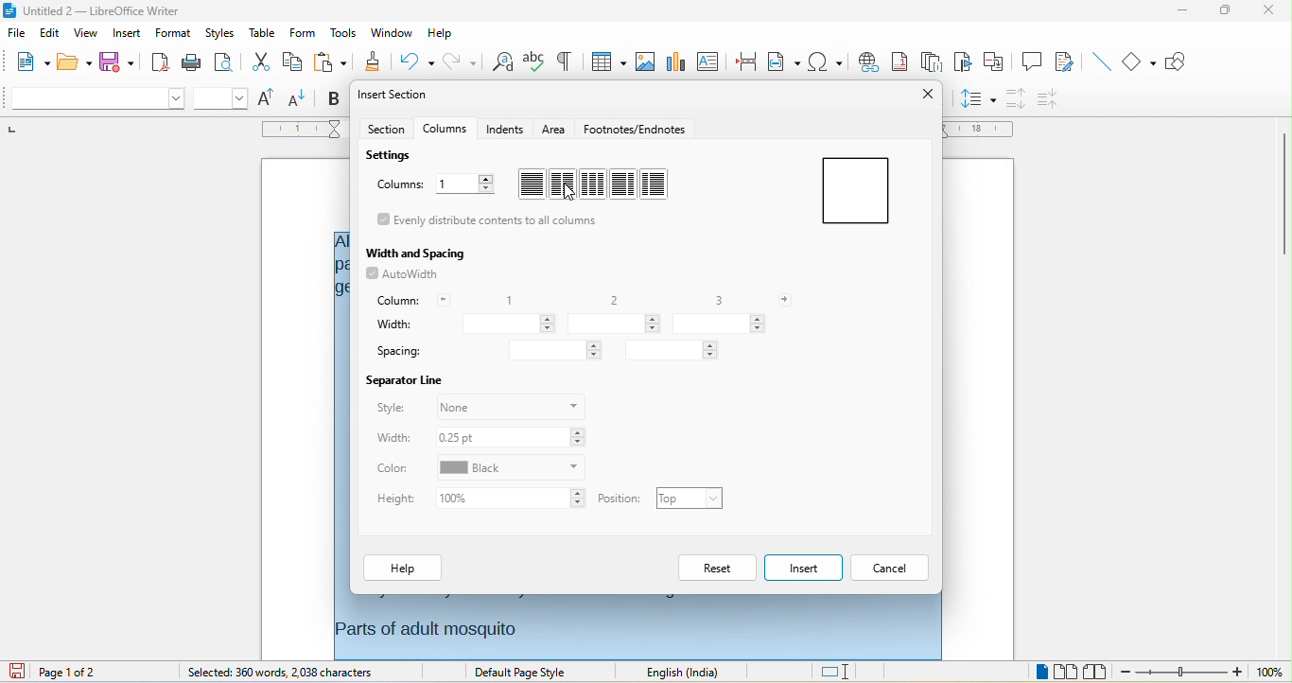  Describe the element at coordinates (978, 100) in the screenshot. I see `set line spacing` at that location.